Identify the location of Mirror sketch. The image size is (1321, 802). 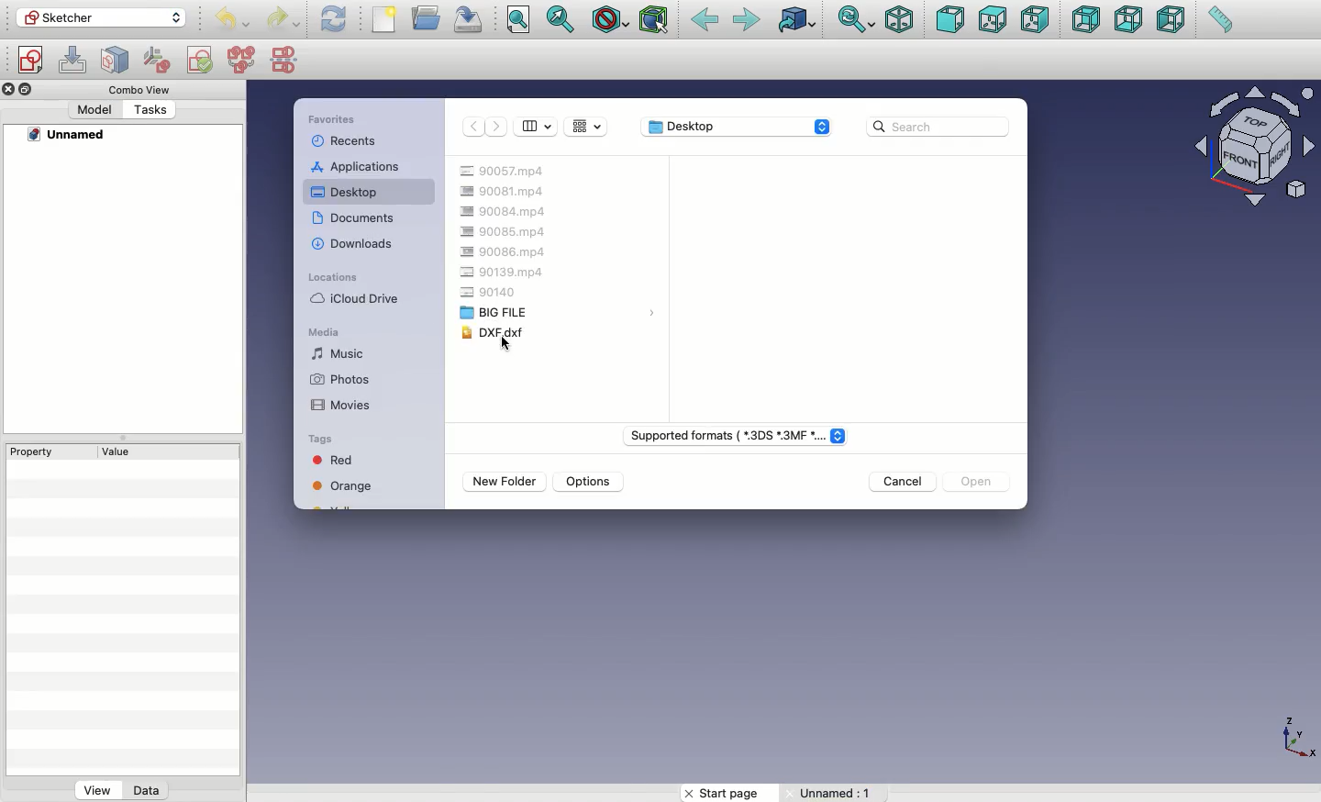
(286, 61).